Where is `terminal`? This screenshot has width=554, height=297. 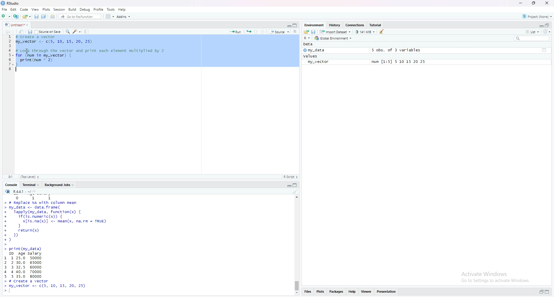 terminal is located at coordinates (30, 185).